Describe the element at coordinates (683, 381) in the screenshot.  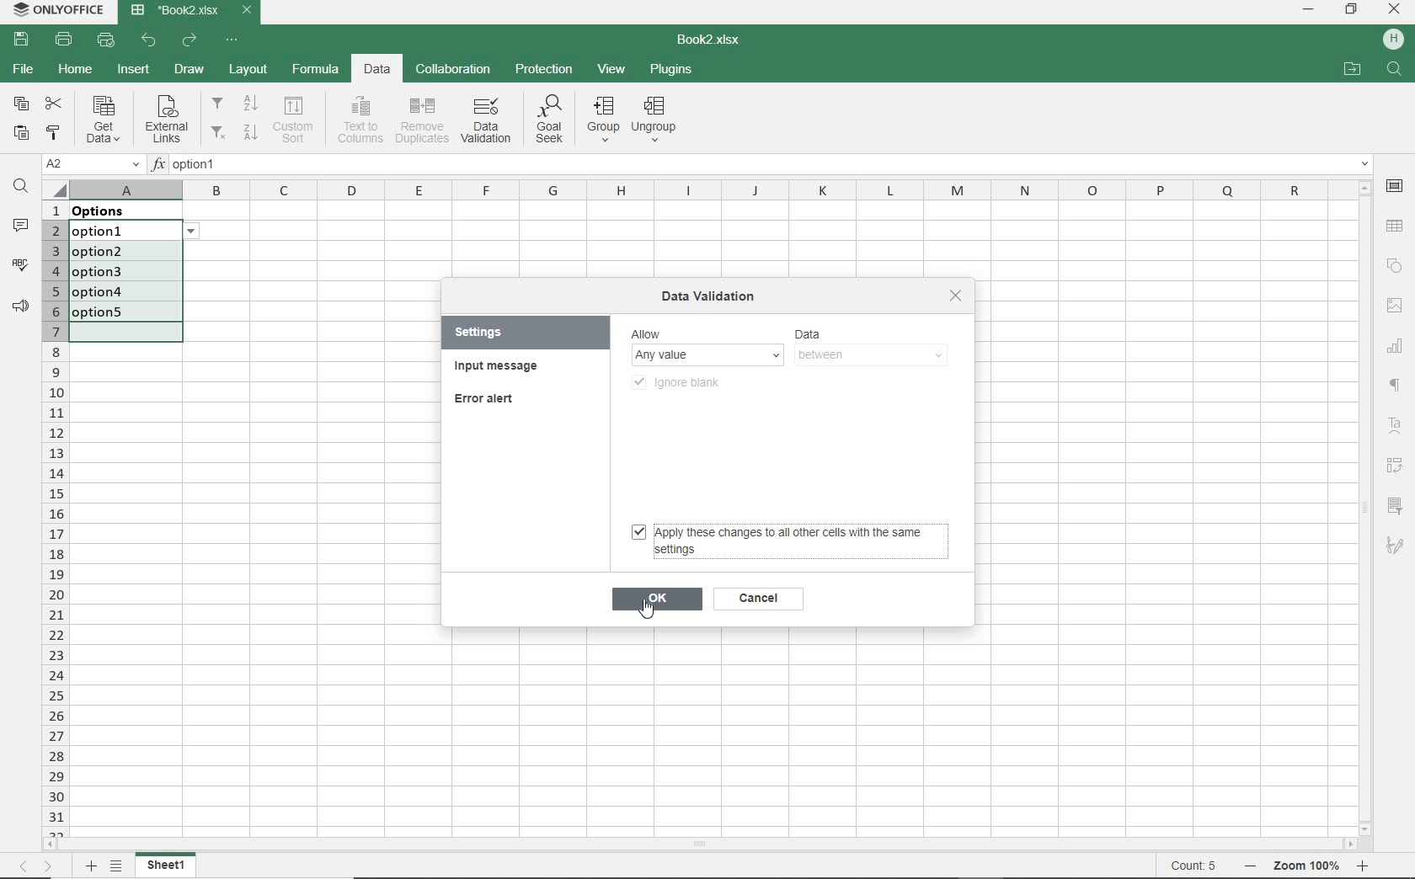
I see `ignore blank` at that location.